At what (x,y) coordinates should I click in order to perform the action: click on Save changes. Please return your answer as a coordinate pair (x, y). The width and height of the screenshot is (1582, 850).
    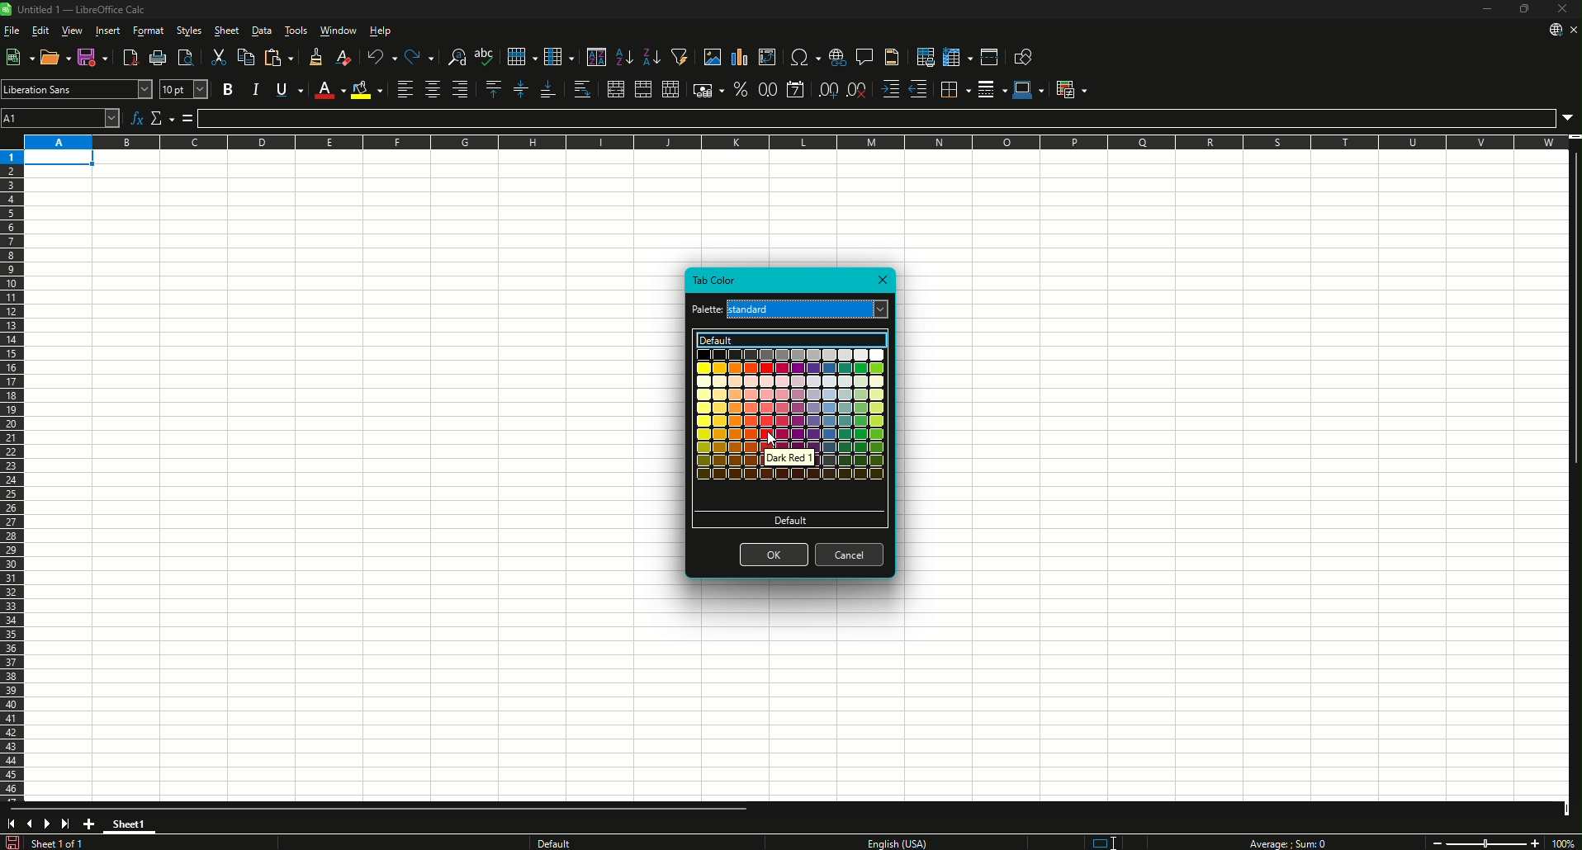
    Looking at the image, I should click on (12, 842).